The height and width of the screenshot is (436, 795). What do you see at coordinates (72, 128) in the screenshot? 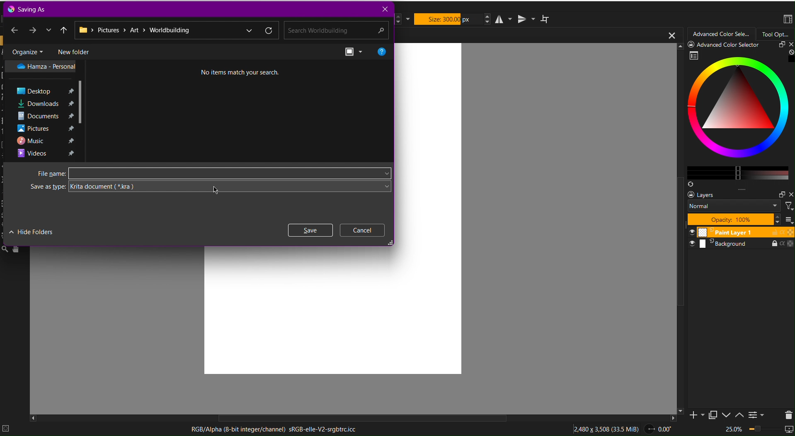
I see `pinned` at bounding box center [72, 128].